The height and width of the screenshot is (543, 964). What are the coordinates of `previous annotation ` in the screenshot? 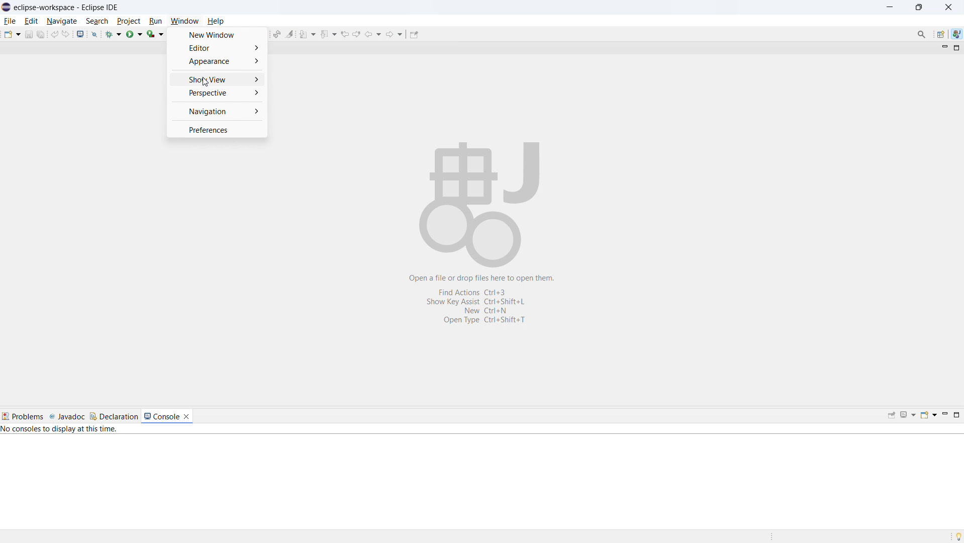 It's located at (327, 34).